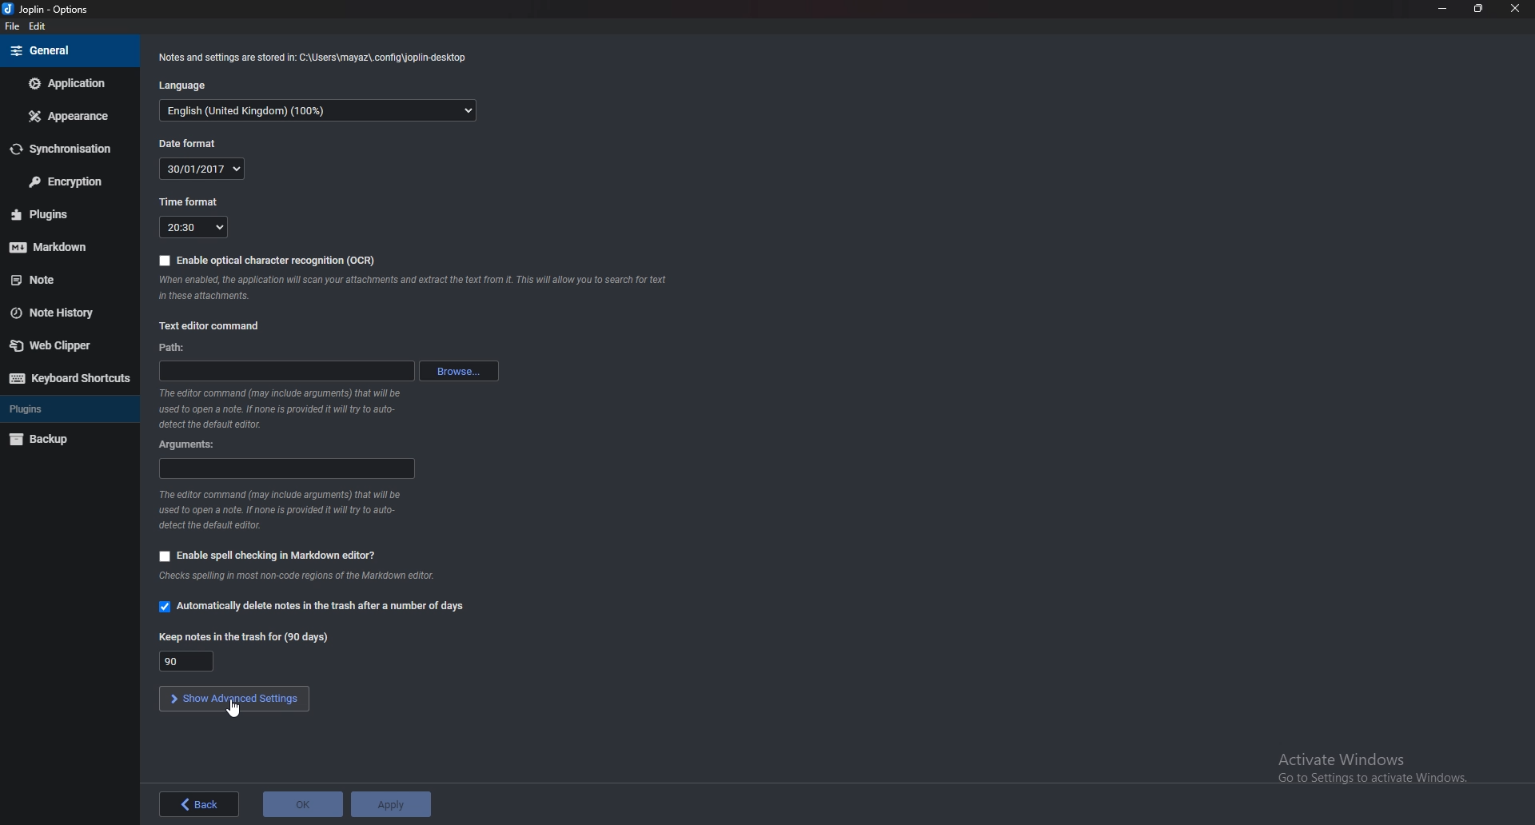 This screenshot has width=1535, height=825. What do you see at coordinates (1476, 9) in the screenshot?
I see `Resize` at bounding box center [1476, 9].